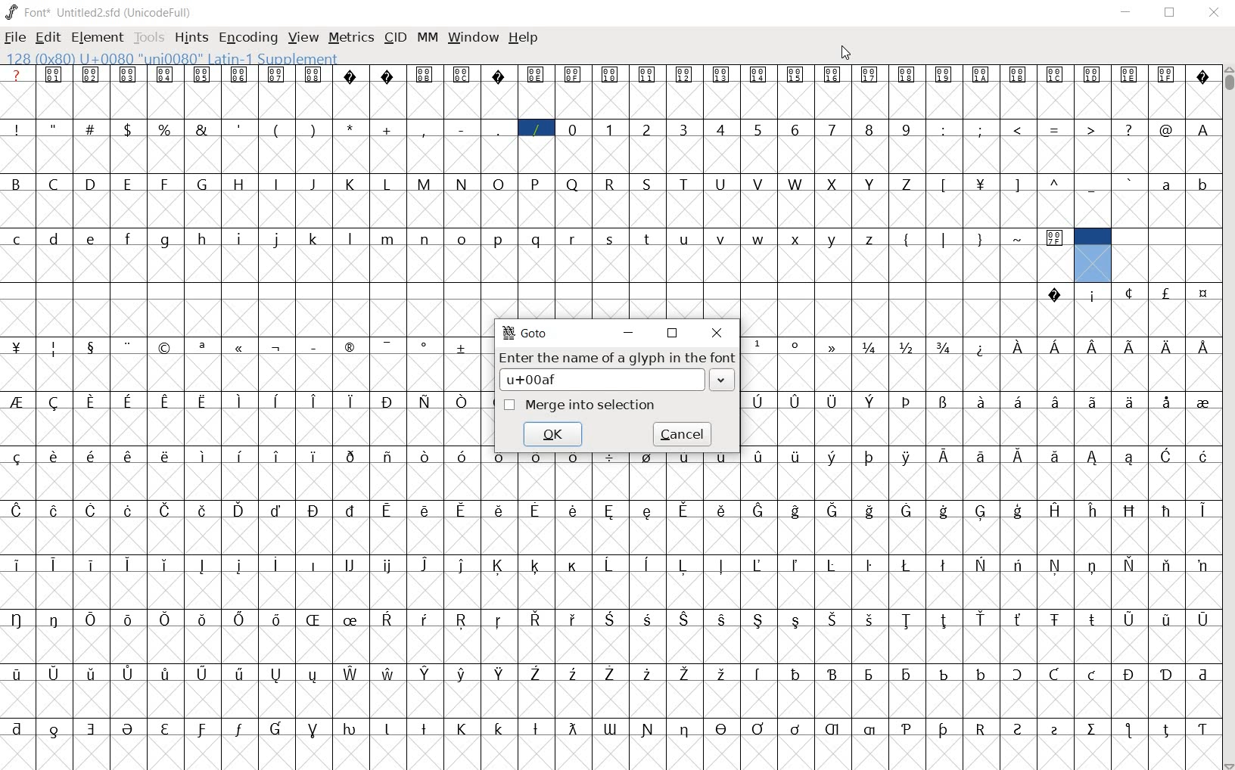  Describe the element at coordinates (391, 619) in the screenshot. I see `Symbol` at that location.